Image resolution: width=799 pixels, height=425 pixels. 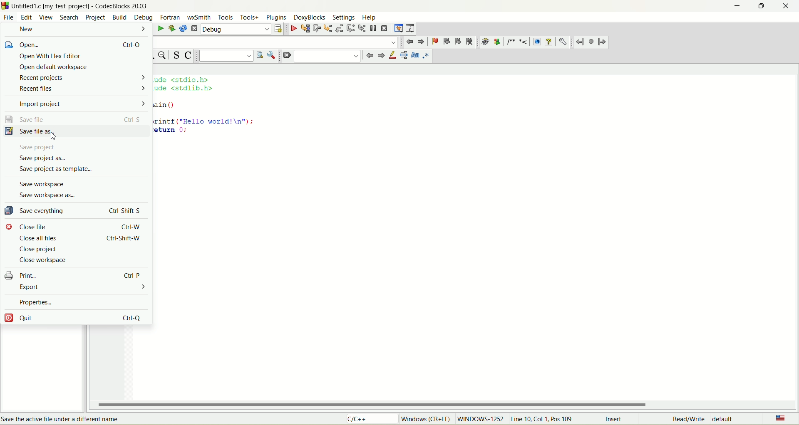 I want to click on jump back, so click(x=580, y=42).